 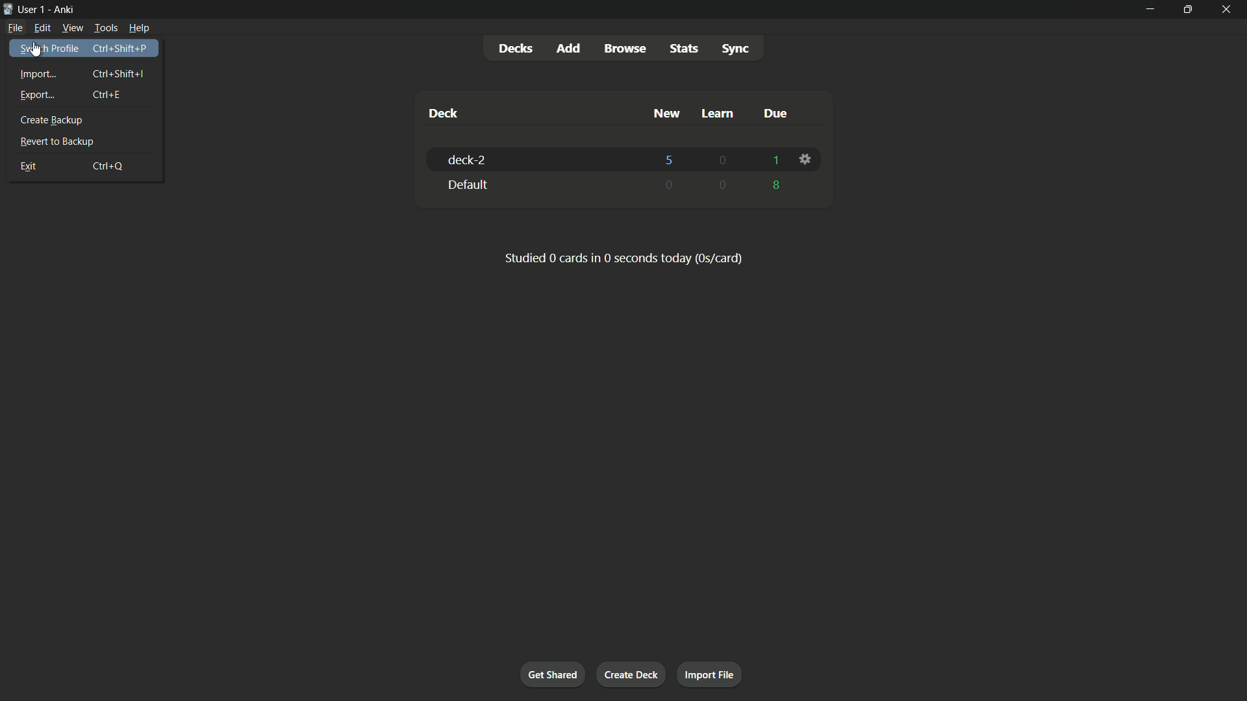 What do you see at coordinates (671, 184) in the screenshot?
I see `0` at bounding box center [671, 184].